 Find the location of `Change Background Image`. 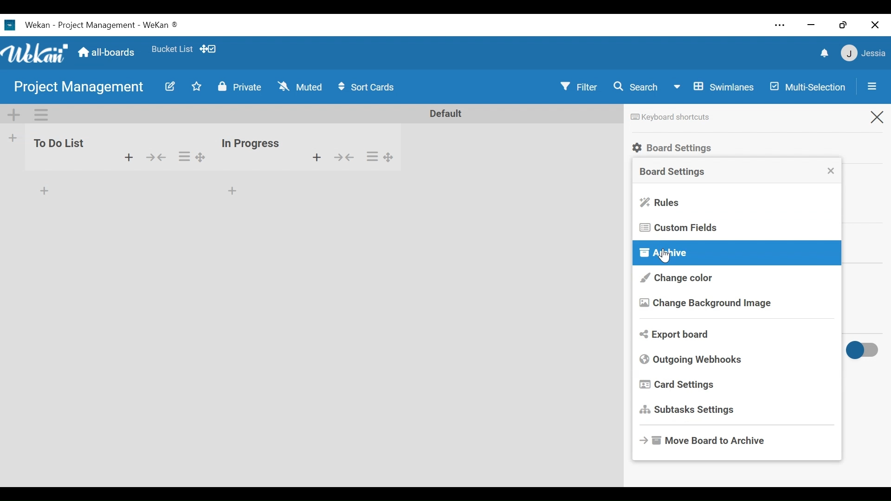

Change Background Image is located at coordinates (704, 302).